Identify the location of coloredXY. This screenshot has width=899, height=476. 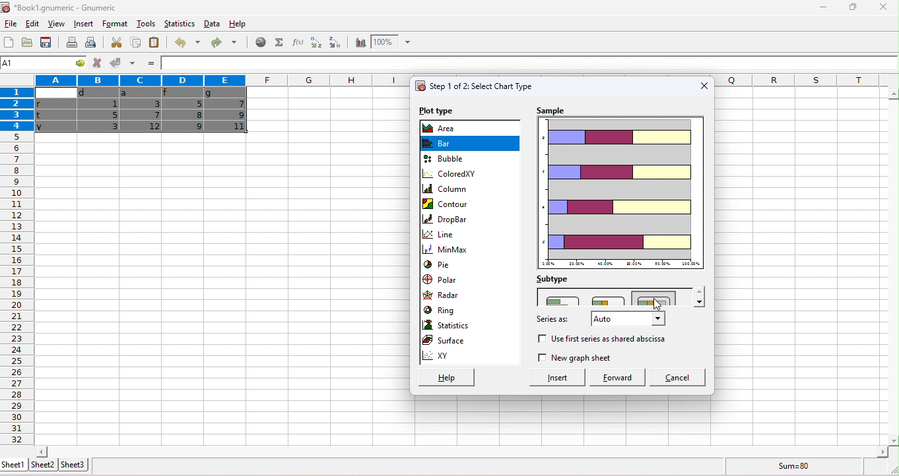
(451, 173).